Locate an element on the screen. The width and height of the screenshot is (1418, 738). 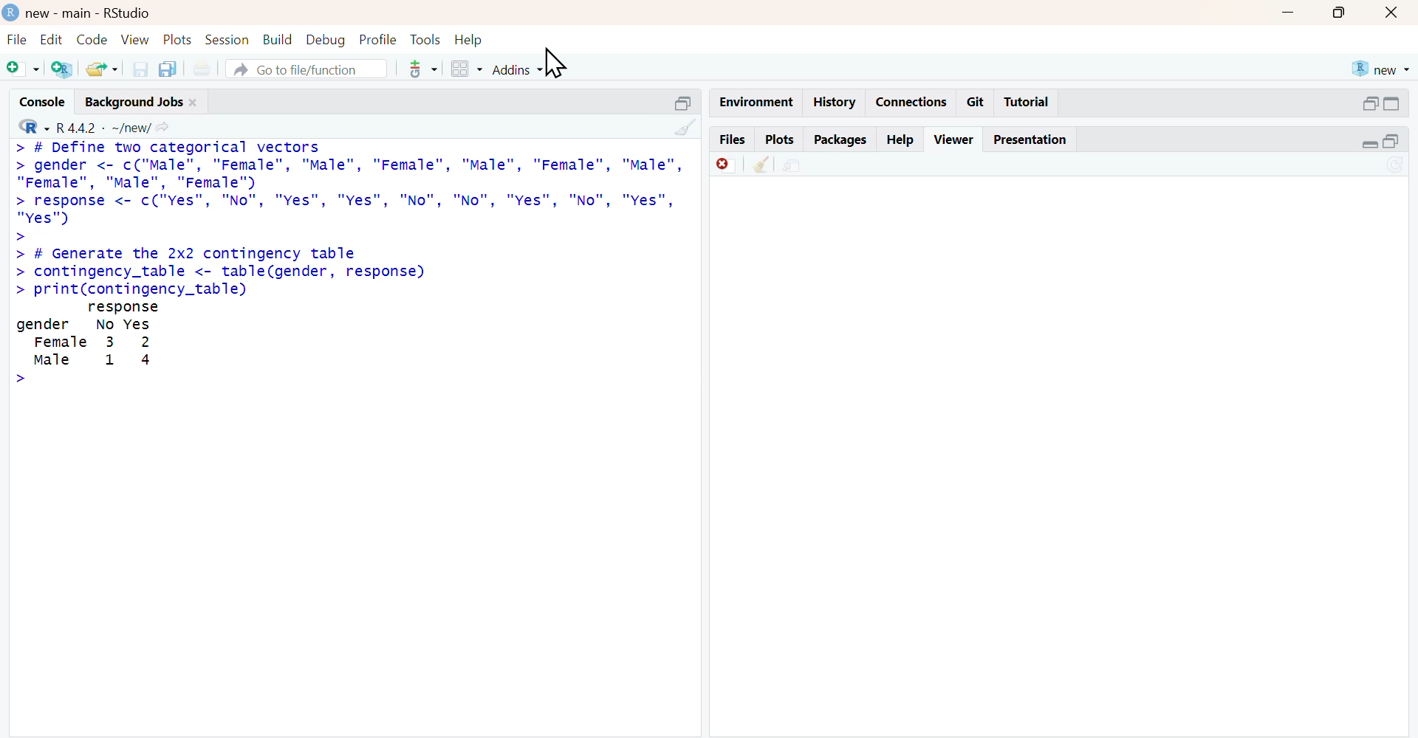
discard is located at coordinates (727, 166).